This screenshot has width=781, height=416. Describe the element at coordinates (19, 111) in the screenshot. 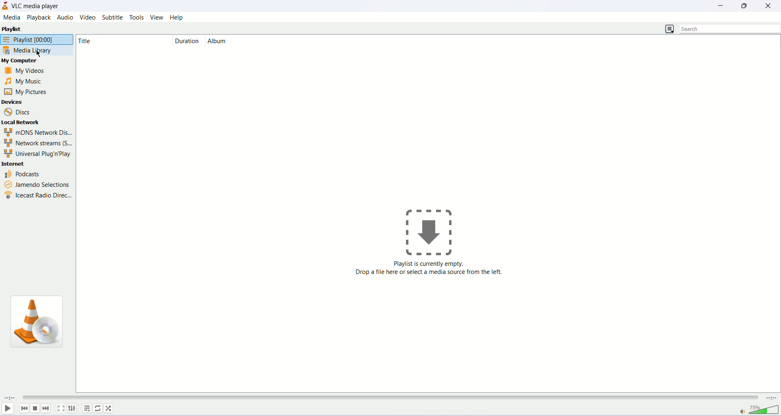

I see `discs` at that location.